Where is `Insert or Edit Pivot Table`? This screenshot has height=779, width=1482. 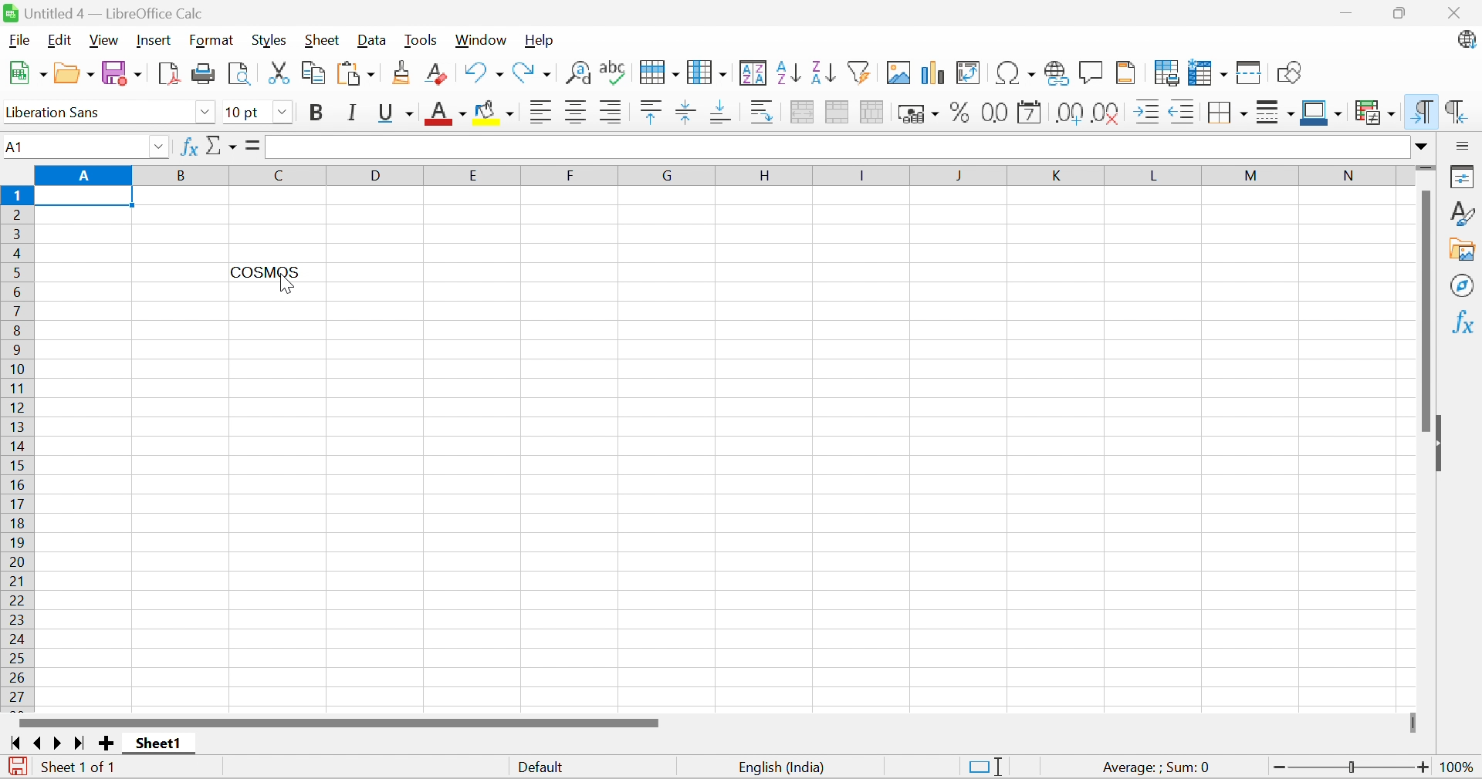
Insert or Edit Pivot Table is located at coordinates (971, 73).